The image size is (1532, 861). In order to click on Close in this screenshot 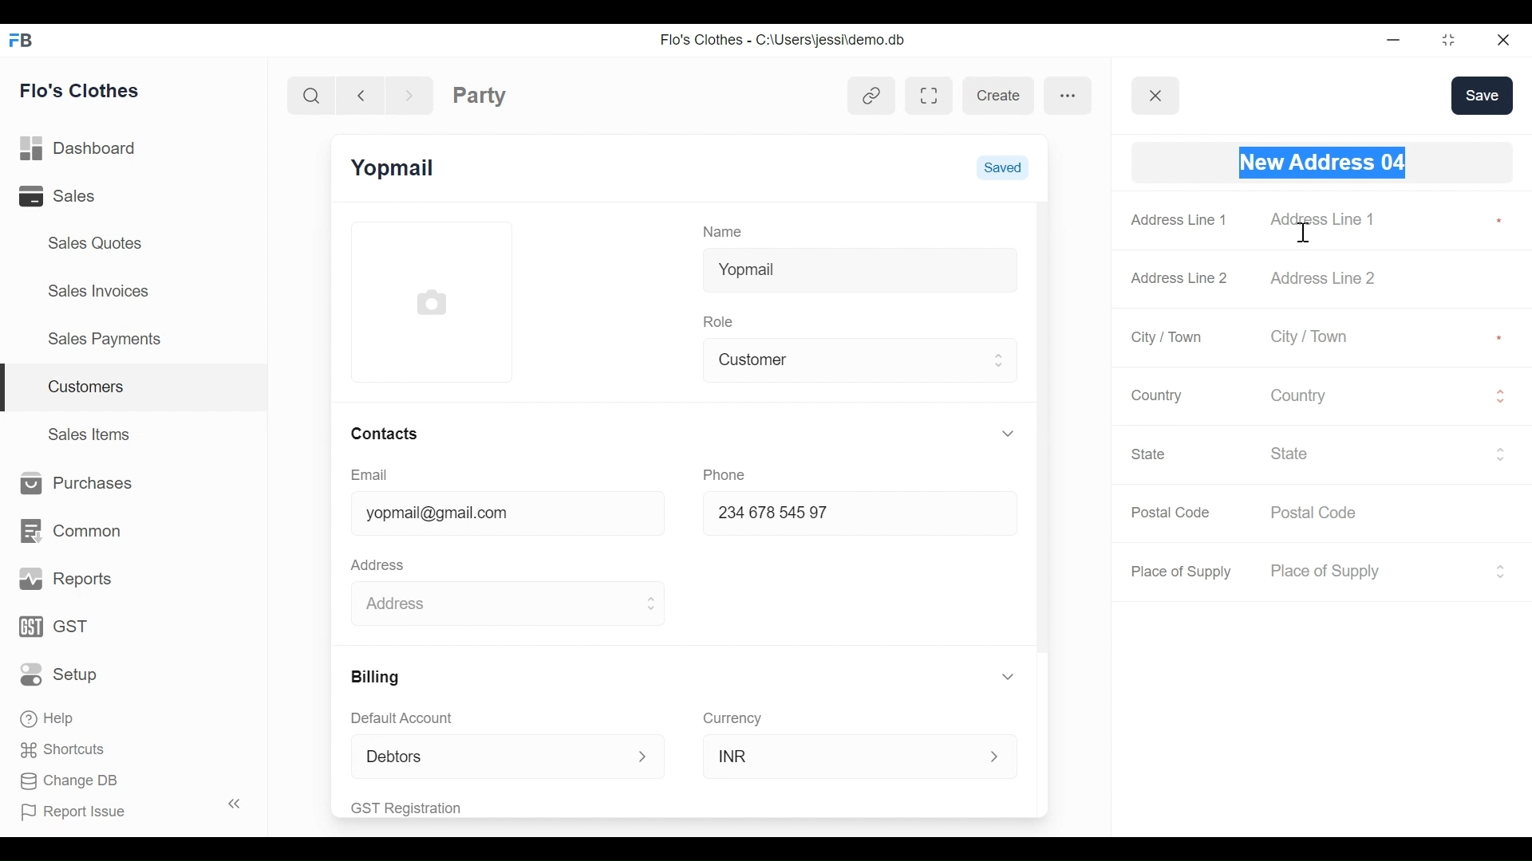, I will do `click(1501, 39)`.